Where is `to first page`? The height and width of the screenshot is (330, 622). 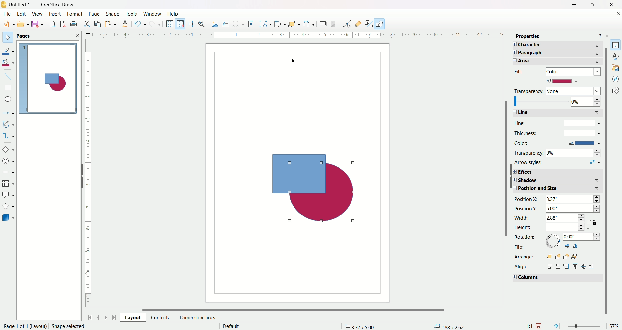 to first page is located at coordinates (89, 317).